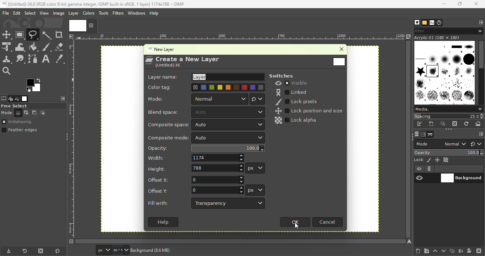  I want to click on Antialiasing, so click(21, 122).